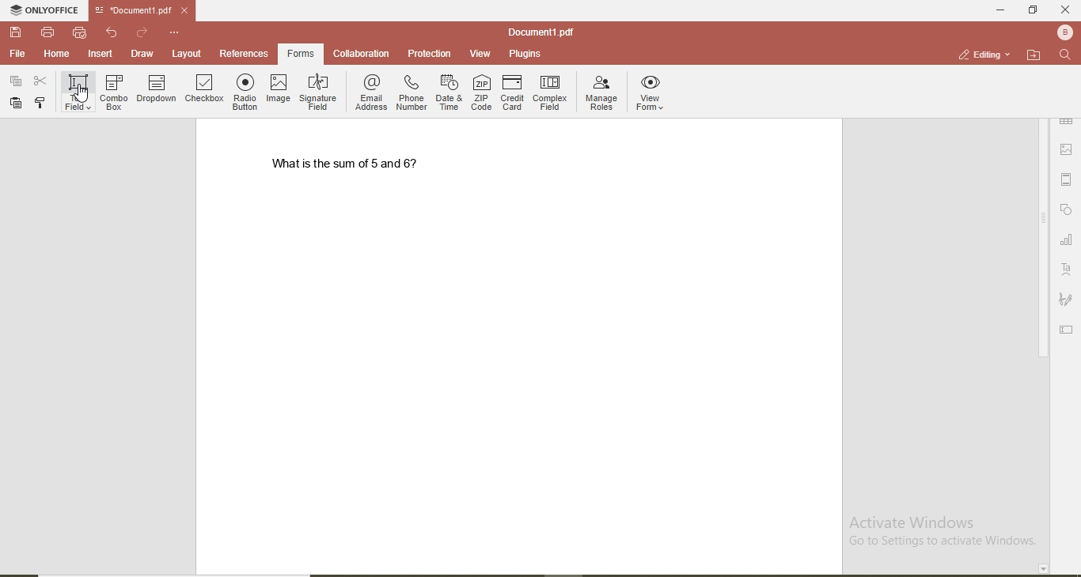 This screenshot has width=1081, height=577. I want to click on highlighted, so click(302, 54).